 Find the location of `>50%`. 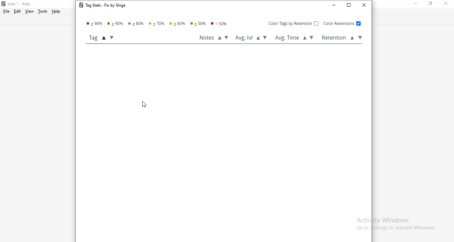

>50% is located at coordinates (199, 24).